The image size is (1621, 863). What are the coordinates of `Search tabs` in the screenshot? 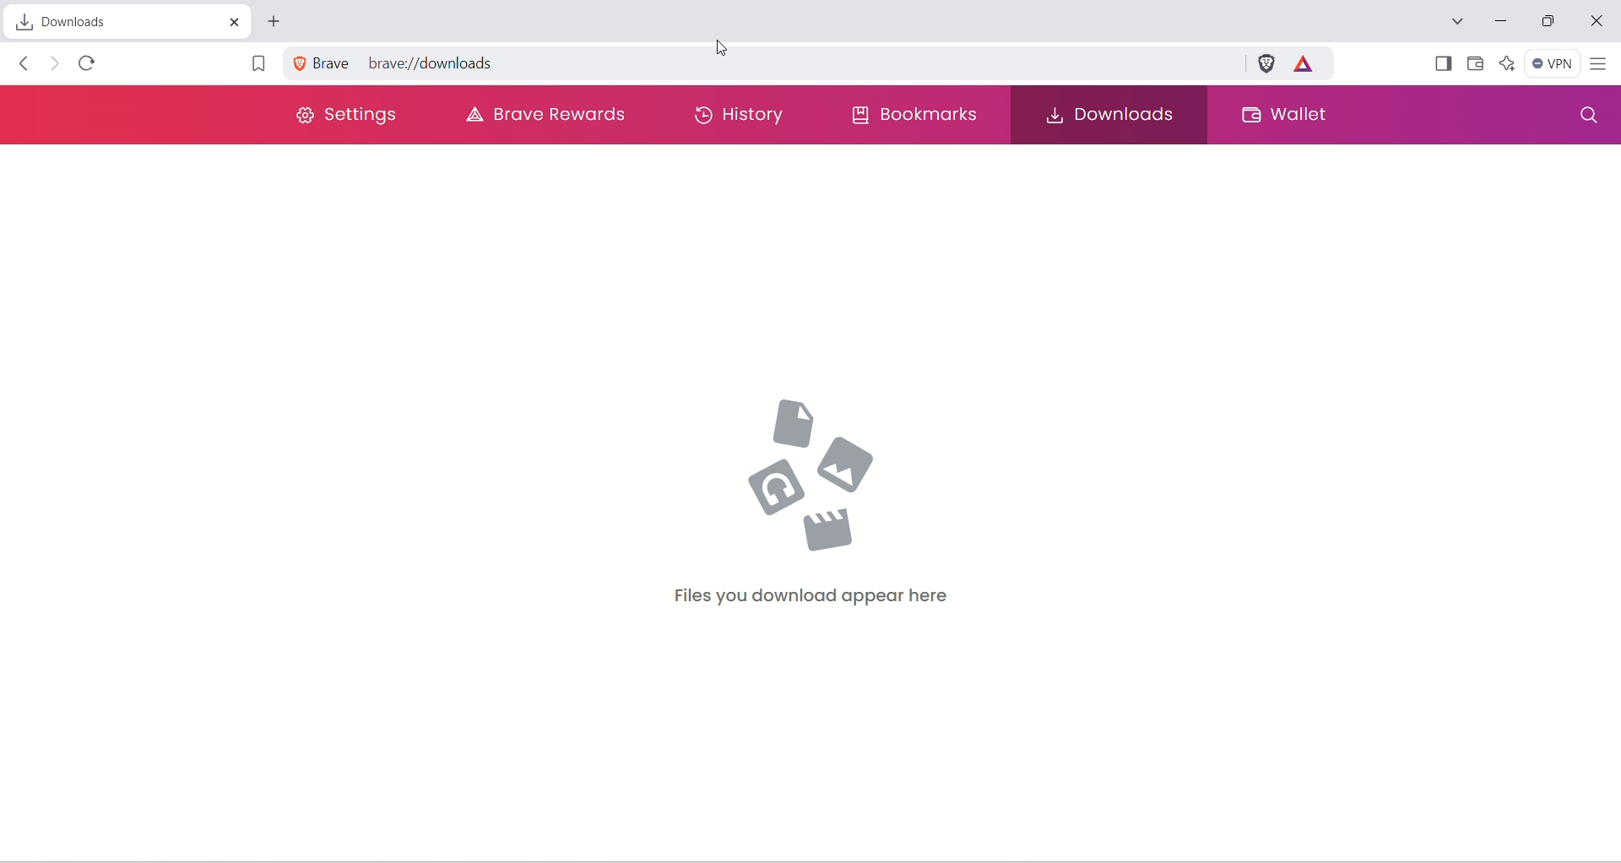 It's located at (1456, 19).